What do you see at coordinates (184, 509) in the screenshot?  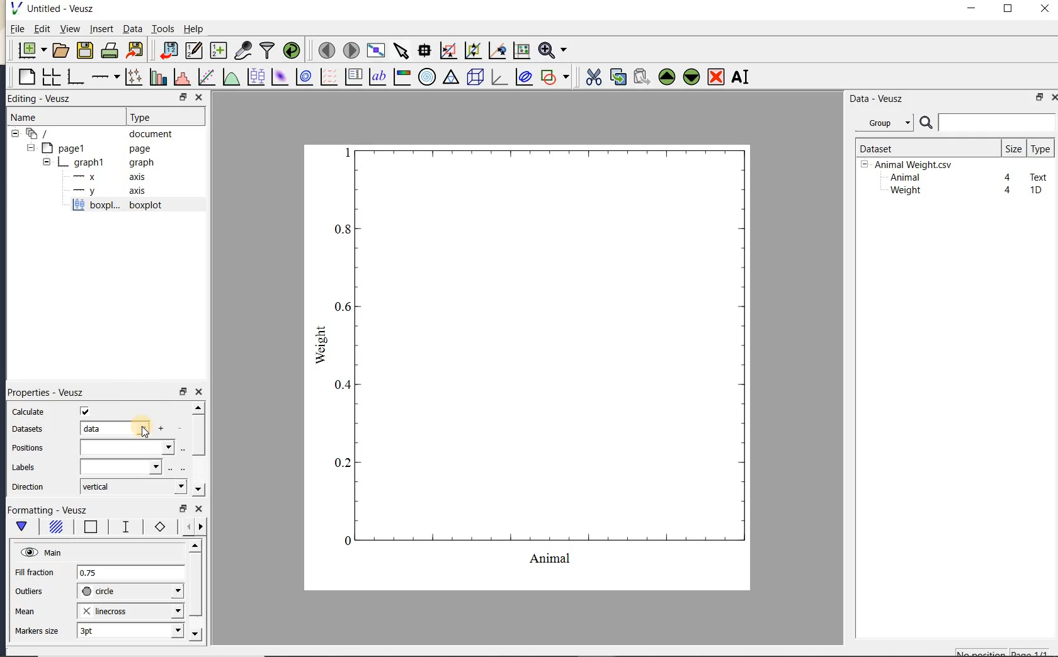 I see `restore` at bounding box center [184, 509].